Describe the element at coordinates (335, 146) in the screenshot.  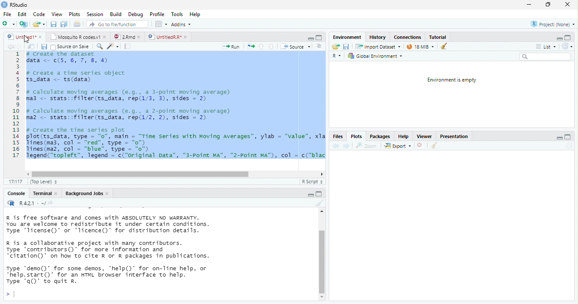
I see `back` at that location.